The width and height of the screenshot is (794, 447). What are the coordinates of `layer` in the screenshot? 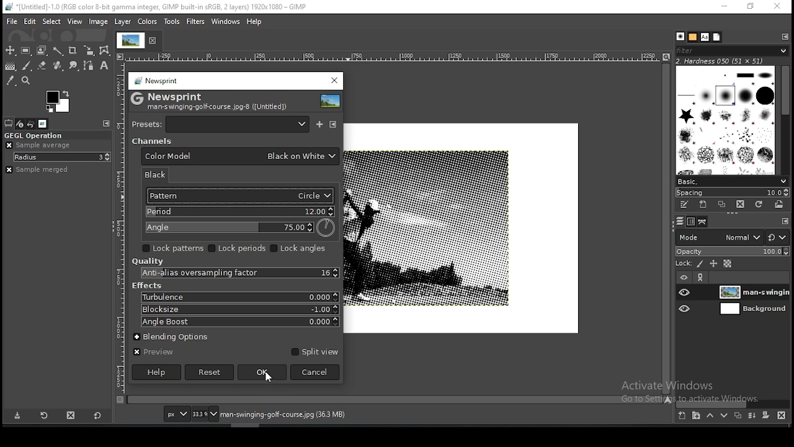 It's located at (753, 292).